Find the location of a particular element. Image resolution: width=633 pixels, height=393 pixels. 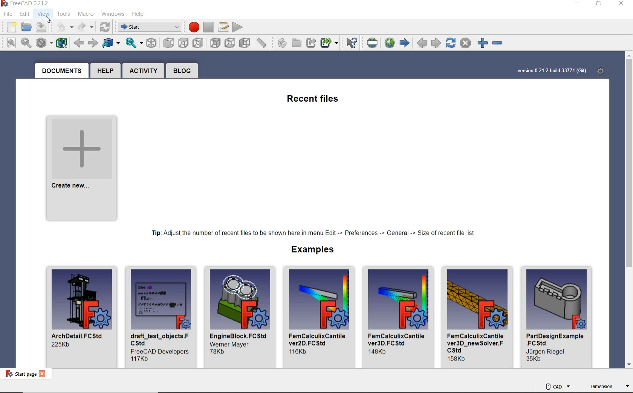

examples is located at coordinates (309, 251).